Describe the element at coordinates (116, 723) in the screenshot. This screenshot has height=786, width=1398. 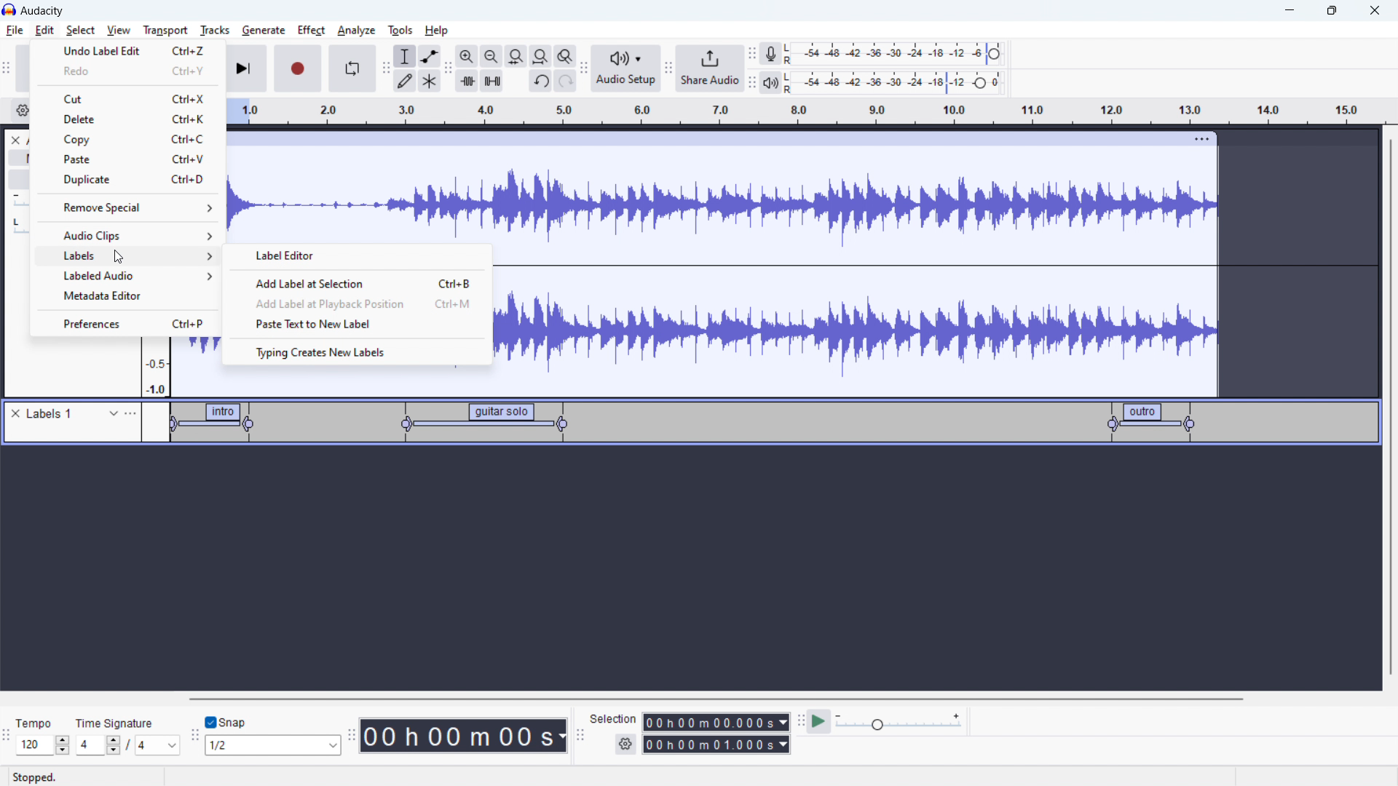
I see `time signature` at that location.